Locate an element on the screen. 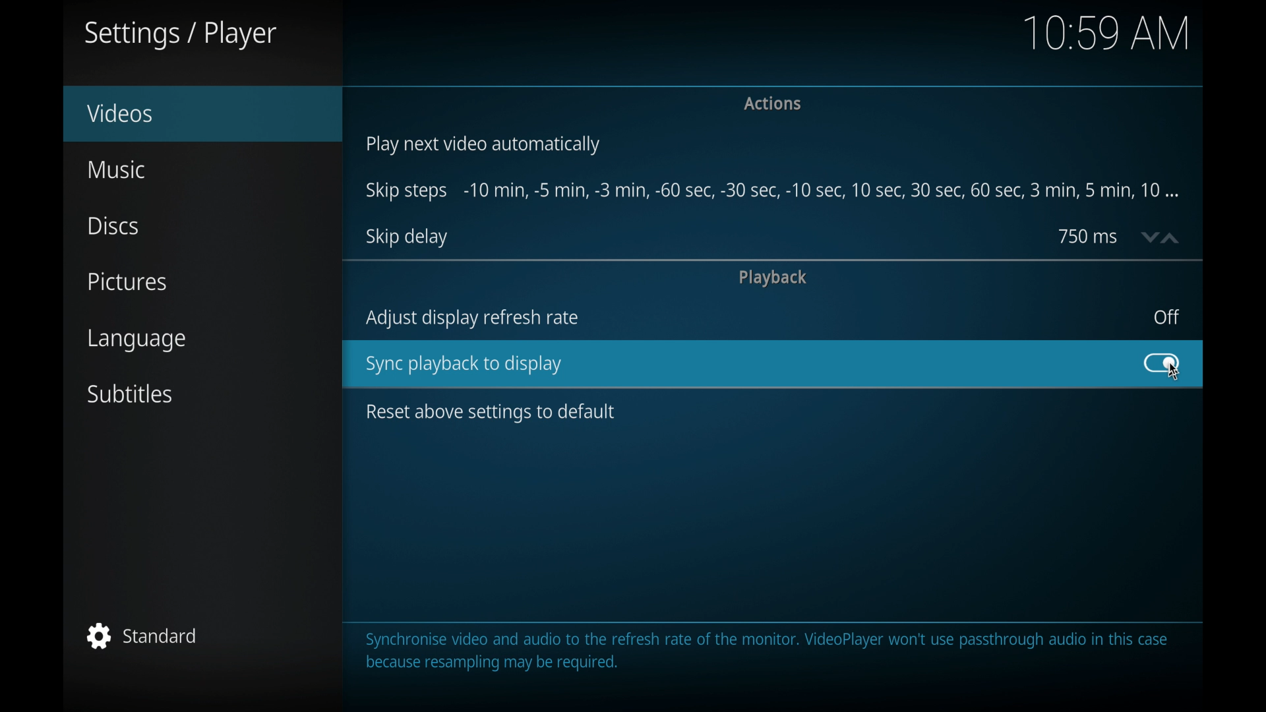  subtitles is located at coordinates (131, 395).